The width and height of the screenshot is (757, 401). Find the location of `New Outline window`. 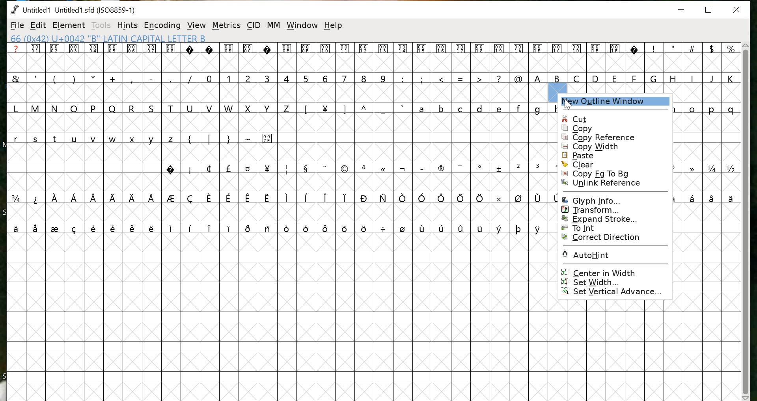

New Outline window is located at coordinates (610, 101).